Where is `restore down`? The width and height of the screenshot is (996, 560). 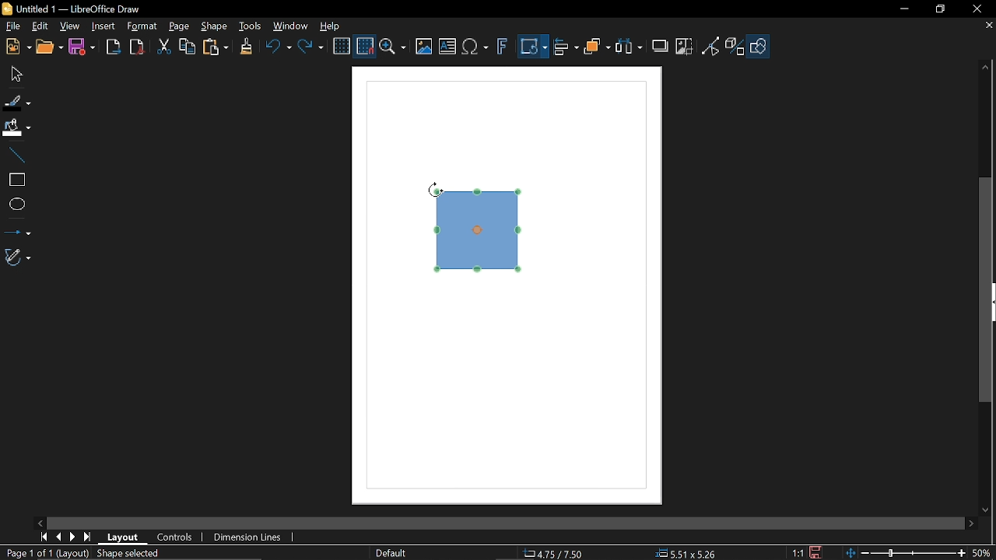
restore down is located at coordinates (941, 10).